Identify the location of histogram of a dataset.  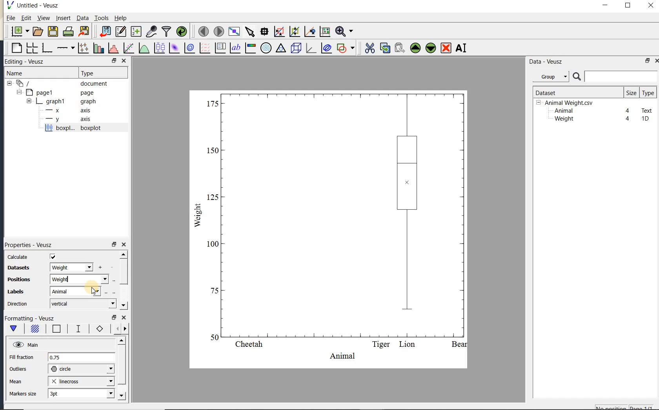
(113, 48).